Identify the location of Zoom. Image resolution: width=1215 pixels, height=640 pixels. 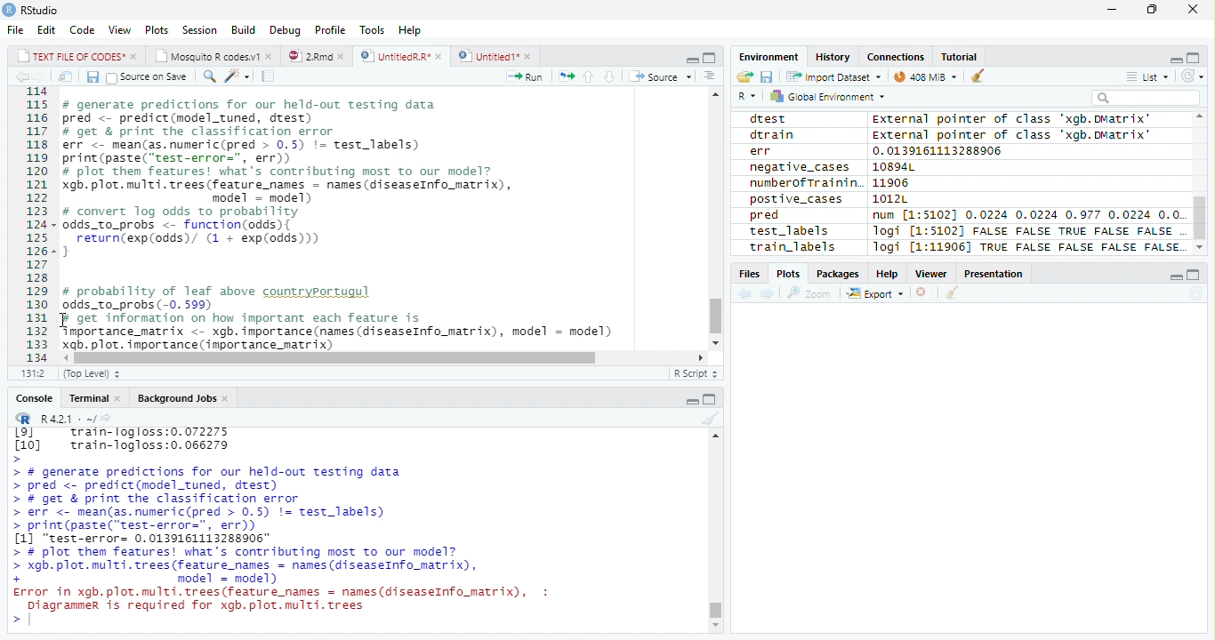
(810, 292).